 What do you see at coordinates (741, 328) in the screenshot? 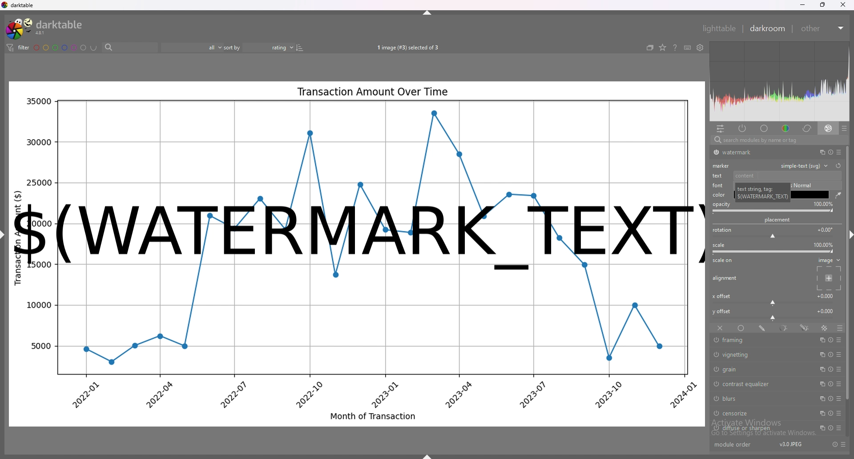
I see `uniformly` at bounding box center [741, 328].